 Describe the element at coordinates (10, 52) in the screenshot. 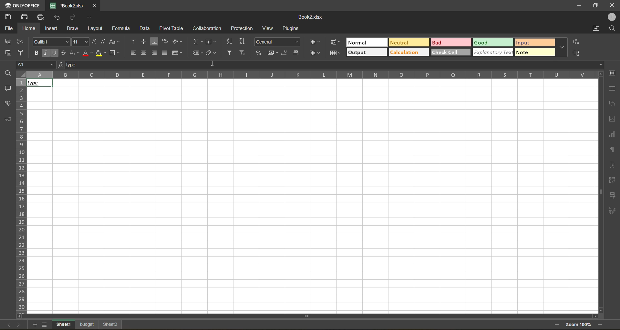

I see `paste` at that location.